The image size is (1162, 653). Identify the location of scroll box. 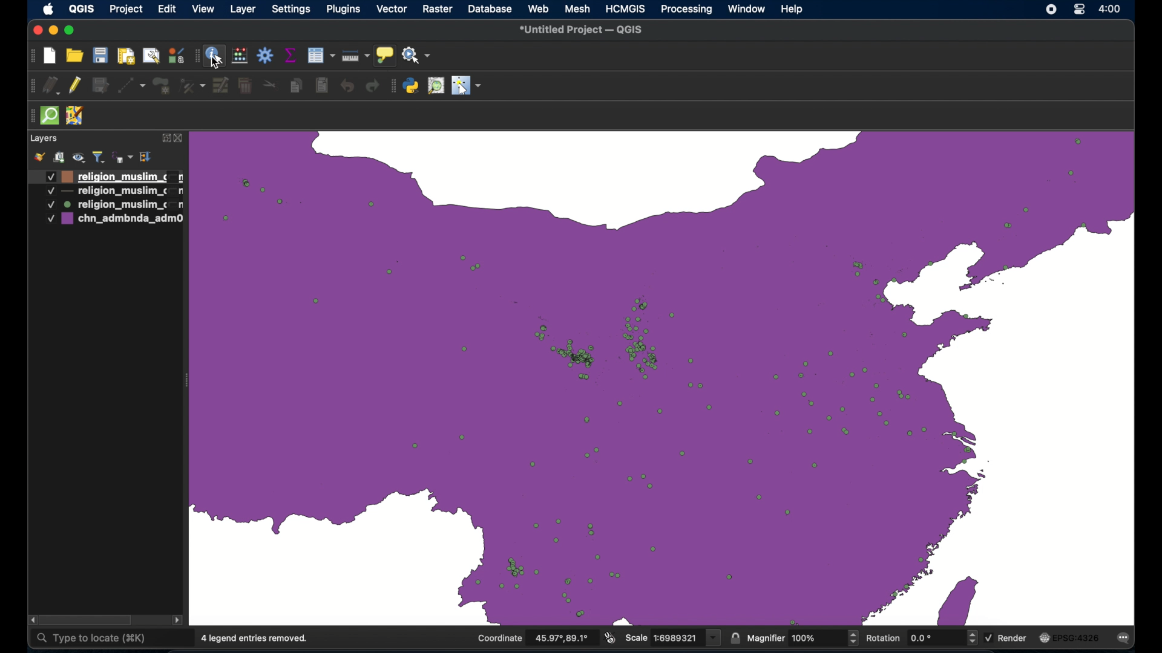
(87, 620).